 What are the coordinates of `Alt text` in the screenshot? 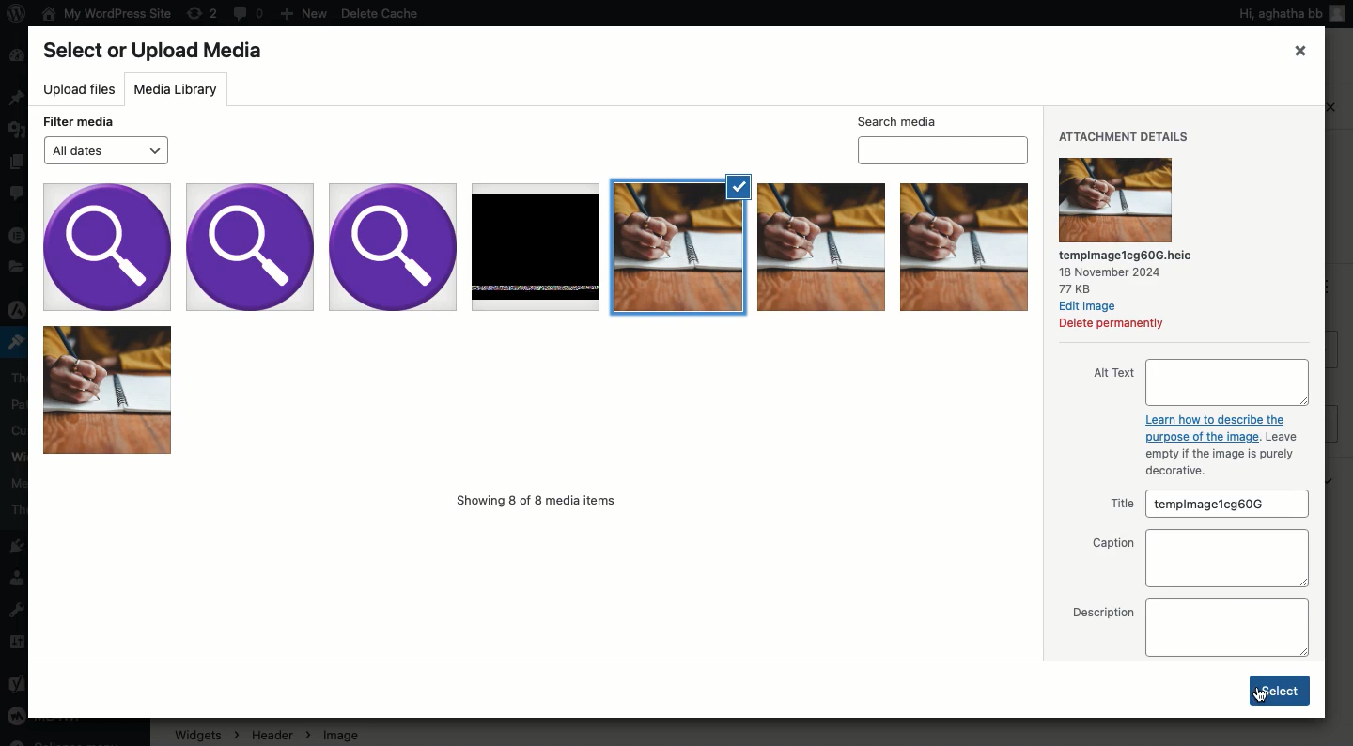 It's located at (1198, 382).